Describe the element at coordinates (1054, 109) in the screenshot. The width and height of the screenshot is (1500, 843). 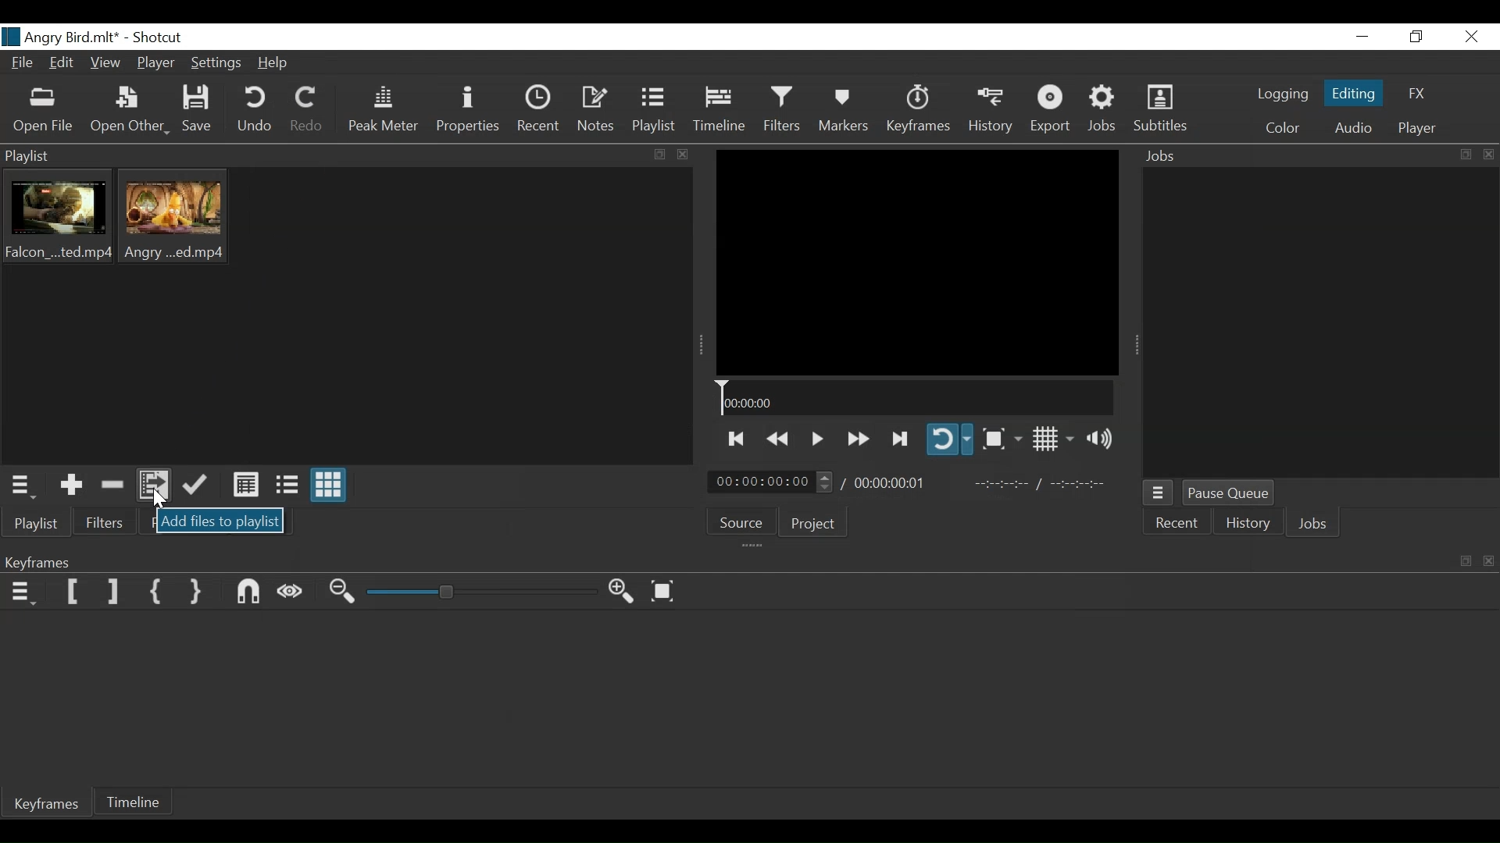
I see `Export` at that location.